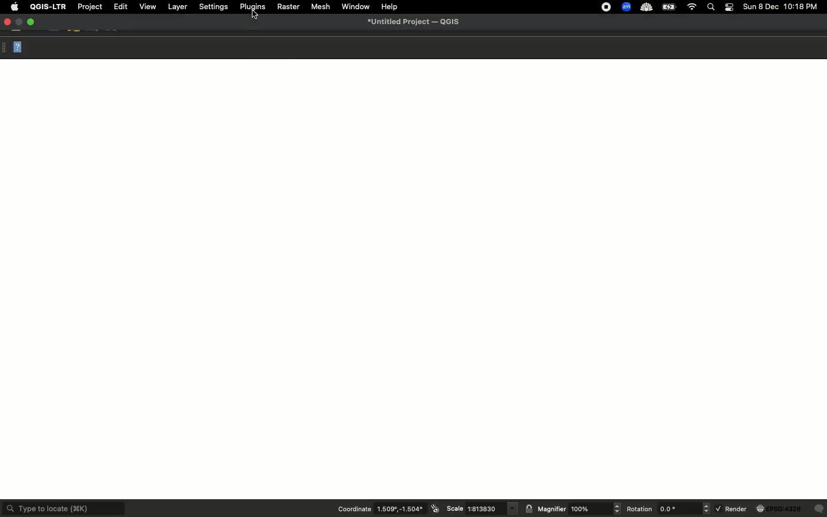  I want to click on Search, so click(712, 7).